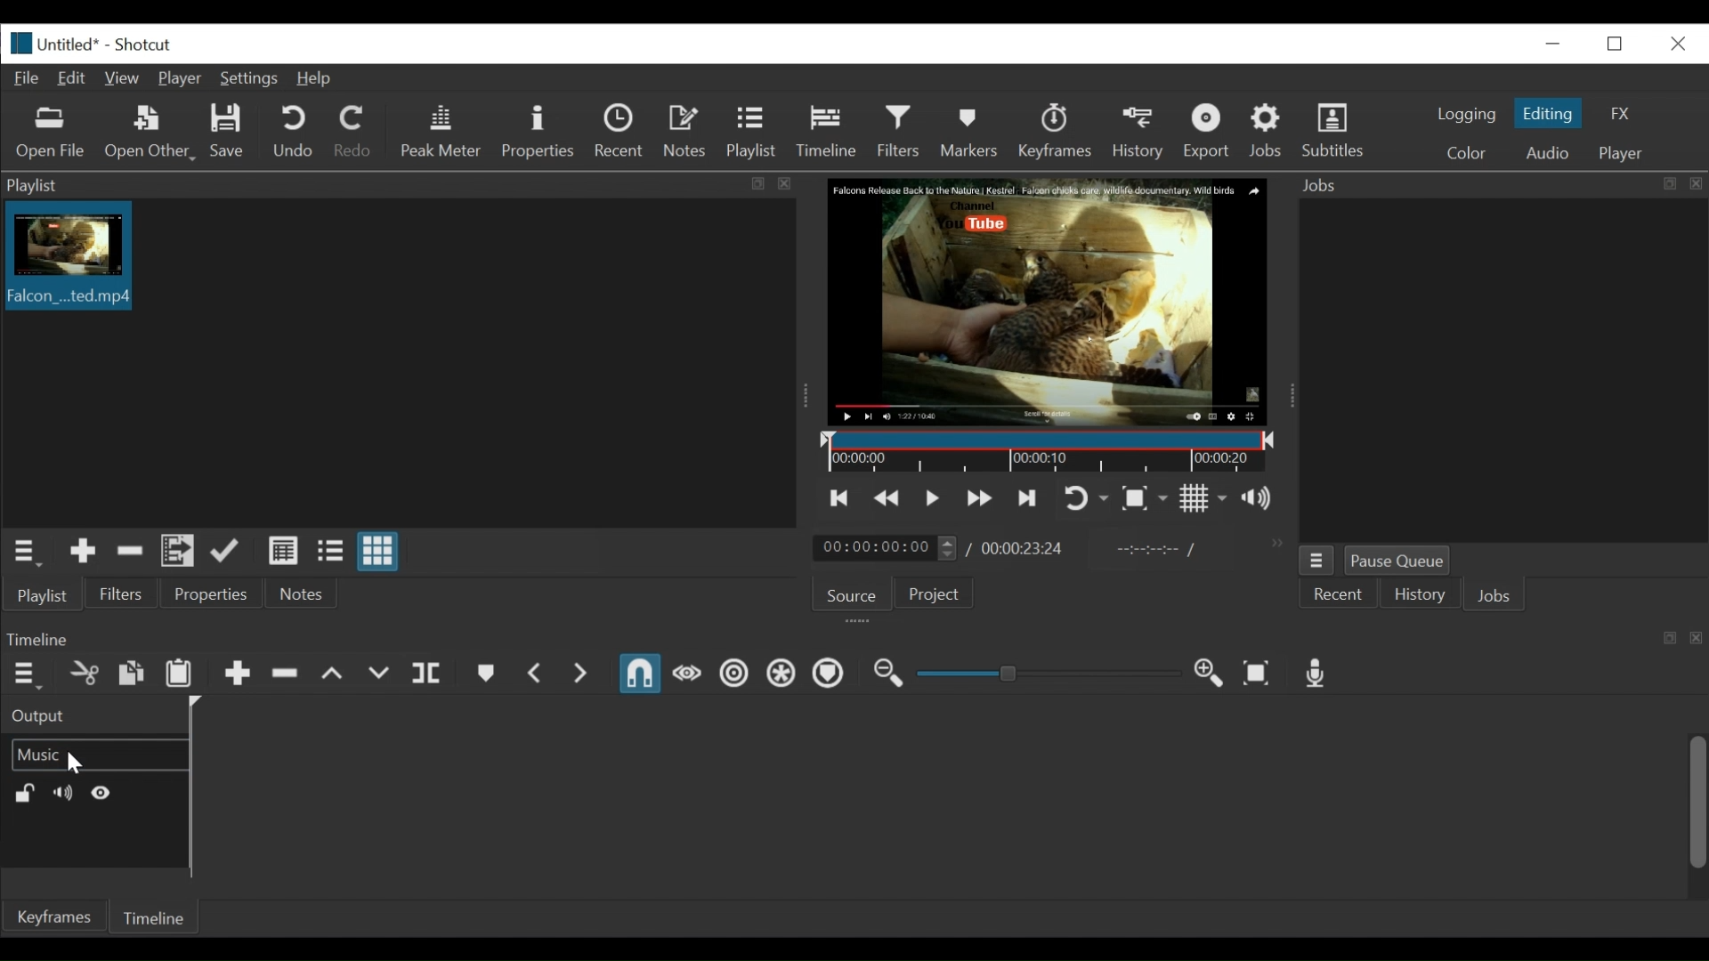 The image size is (1709, 961). Describe the element at coordinates (132, 675) in the screenshot. I see `Copy` at that location.